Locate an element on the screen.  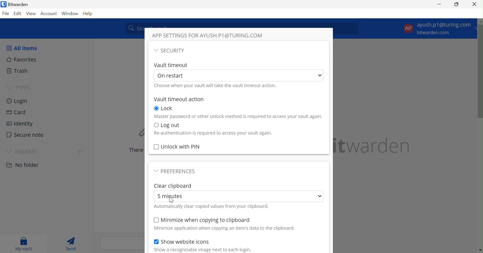
Checkbox is located at coordinates (156, 124).